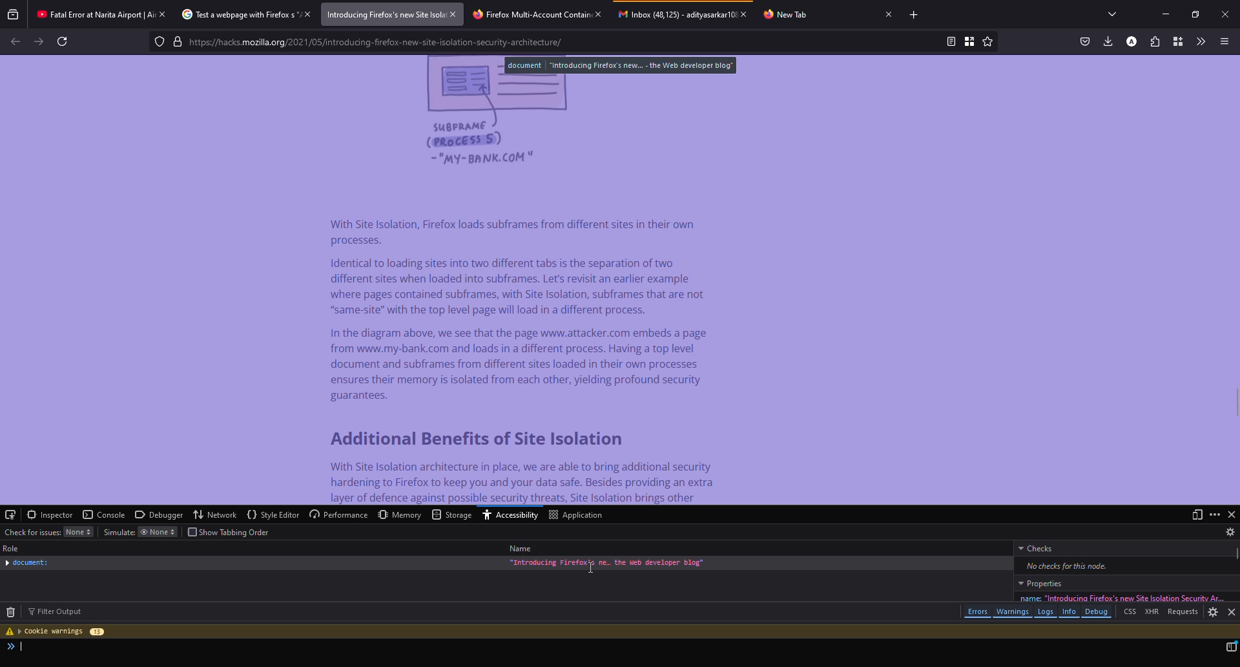 This screenshot has height=667, width=1240. I want to click on info, so click(609, 564).